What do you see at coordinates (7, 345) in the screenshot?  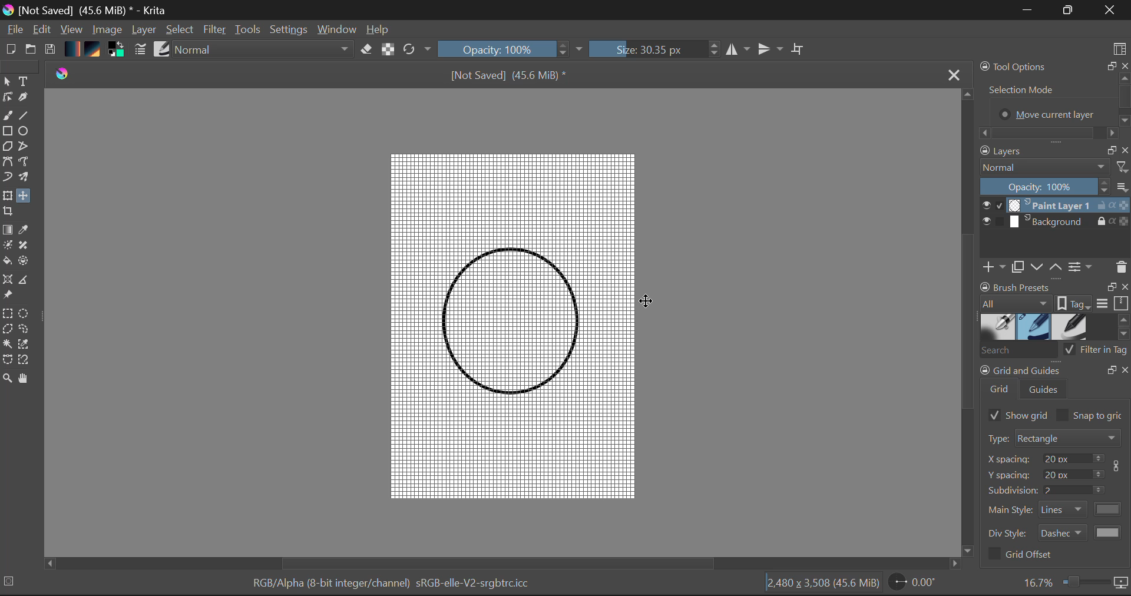 I see `Continuous Selection` at bounding box center [7, 345].